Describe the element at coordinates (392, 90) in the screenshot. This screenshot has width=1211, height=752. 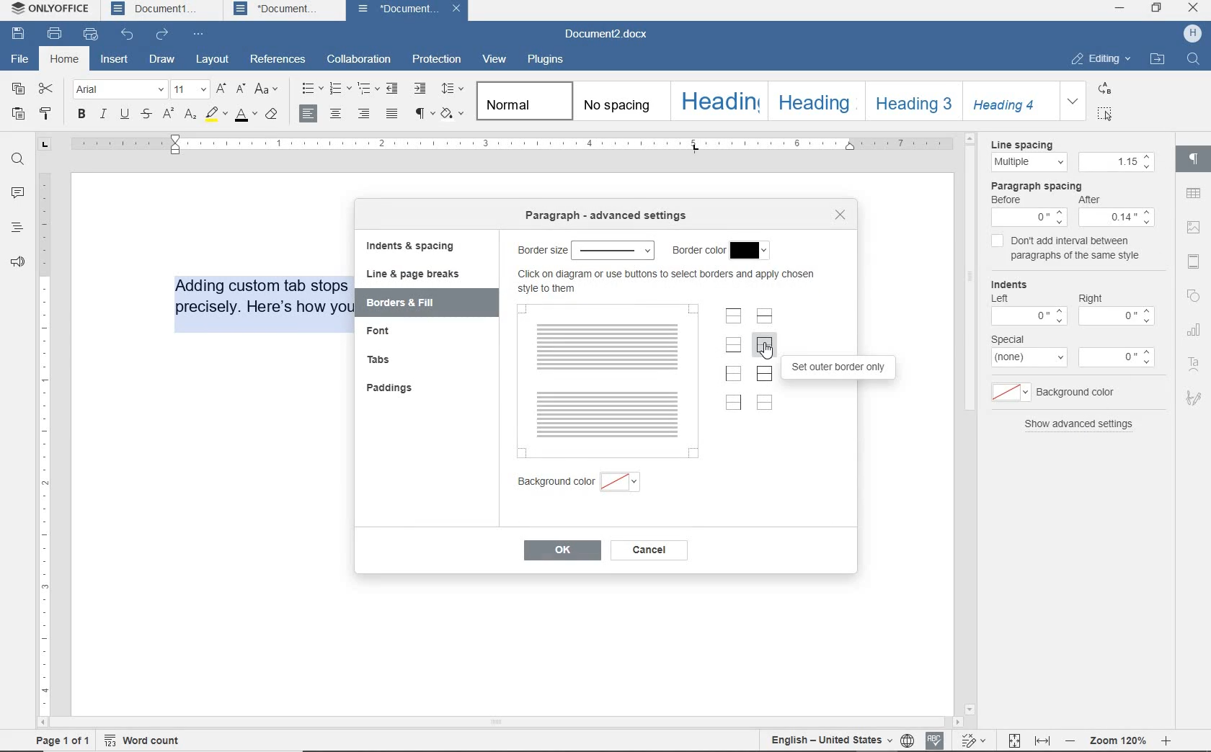
I see `decrease indent` at that location.